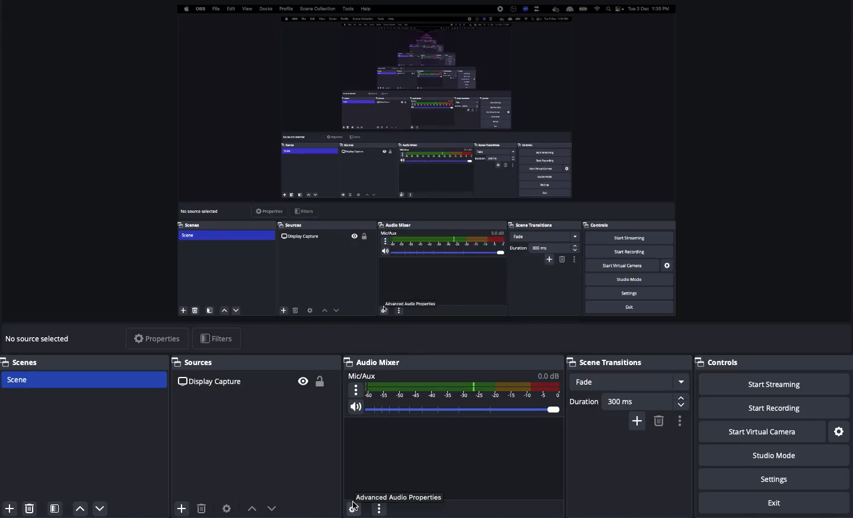 This screenshot has width=853, height=518. Describe the element at coordinates (454, 409) in the screenshot. I see `Volume` at that location.